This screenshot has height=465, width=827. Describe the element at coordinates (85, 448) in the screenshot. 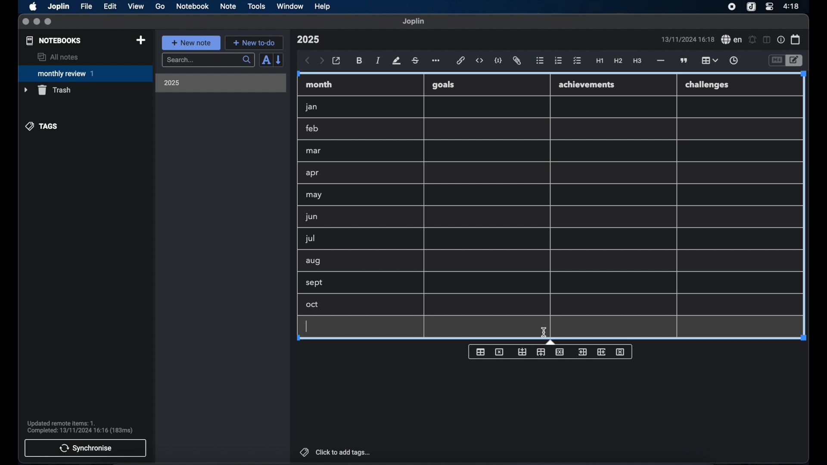

I see `synchronise` at that location.